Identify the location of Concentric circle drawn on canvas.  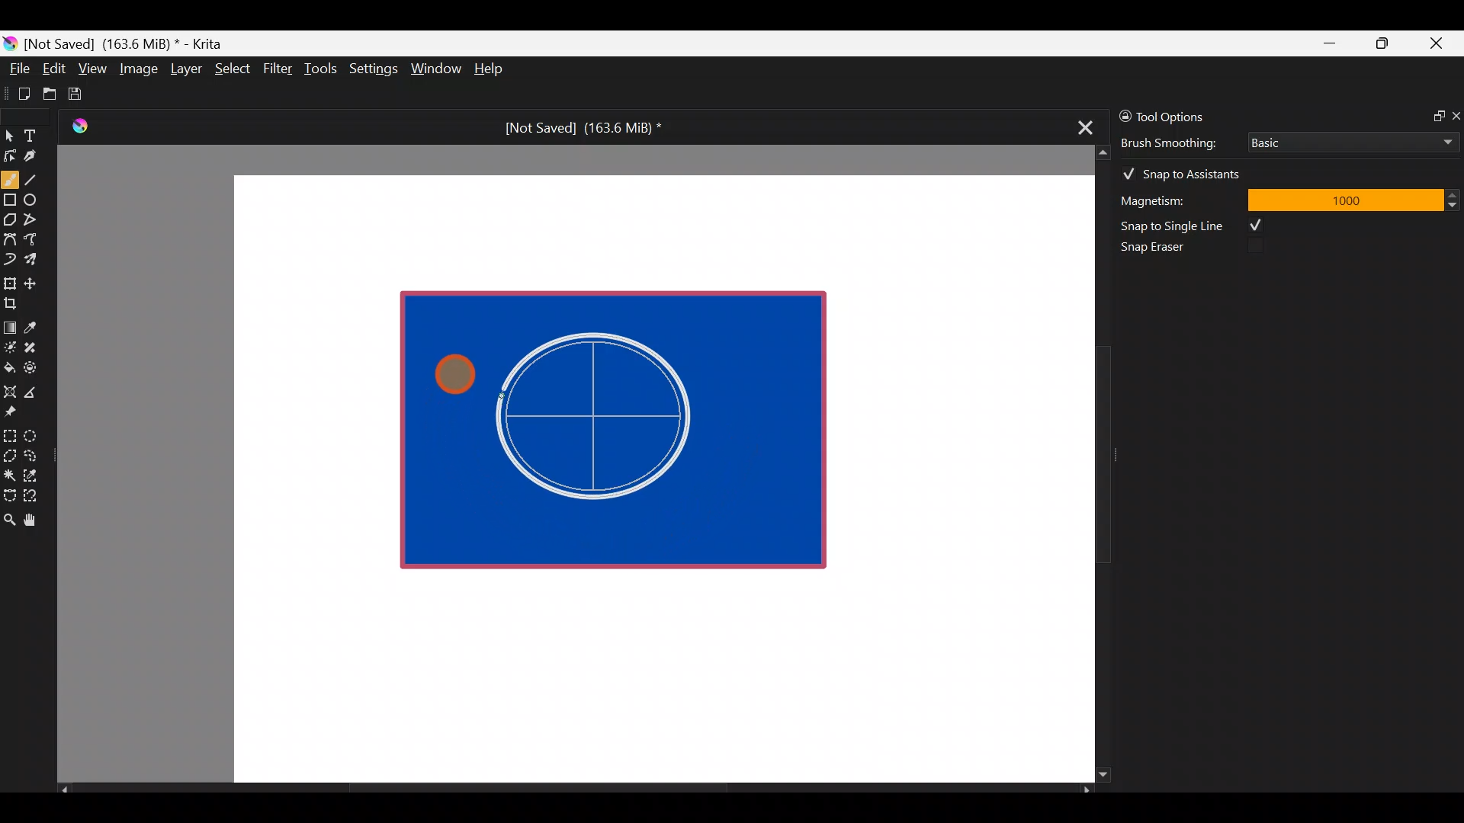
(605, 416).